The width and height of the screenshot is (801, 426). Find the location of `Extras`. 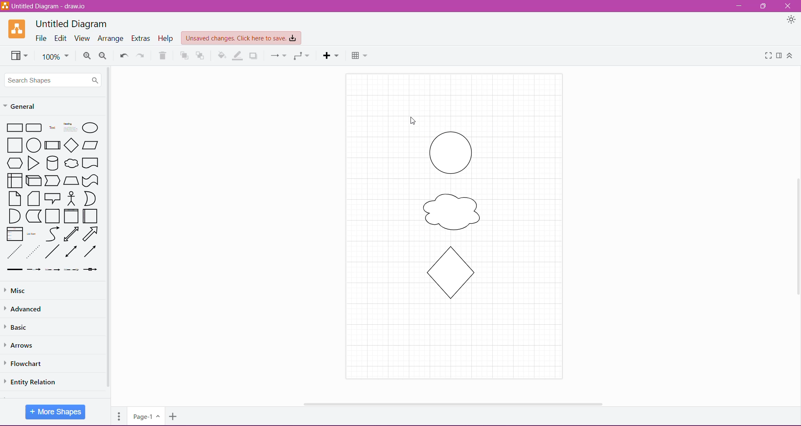

Extras is located at coordinates (141, 38).